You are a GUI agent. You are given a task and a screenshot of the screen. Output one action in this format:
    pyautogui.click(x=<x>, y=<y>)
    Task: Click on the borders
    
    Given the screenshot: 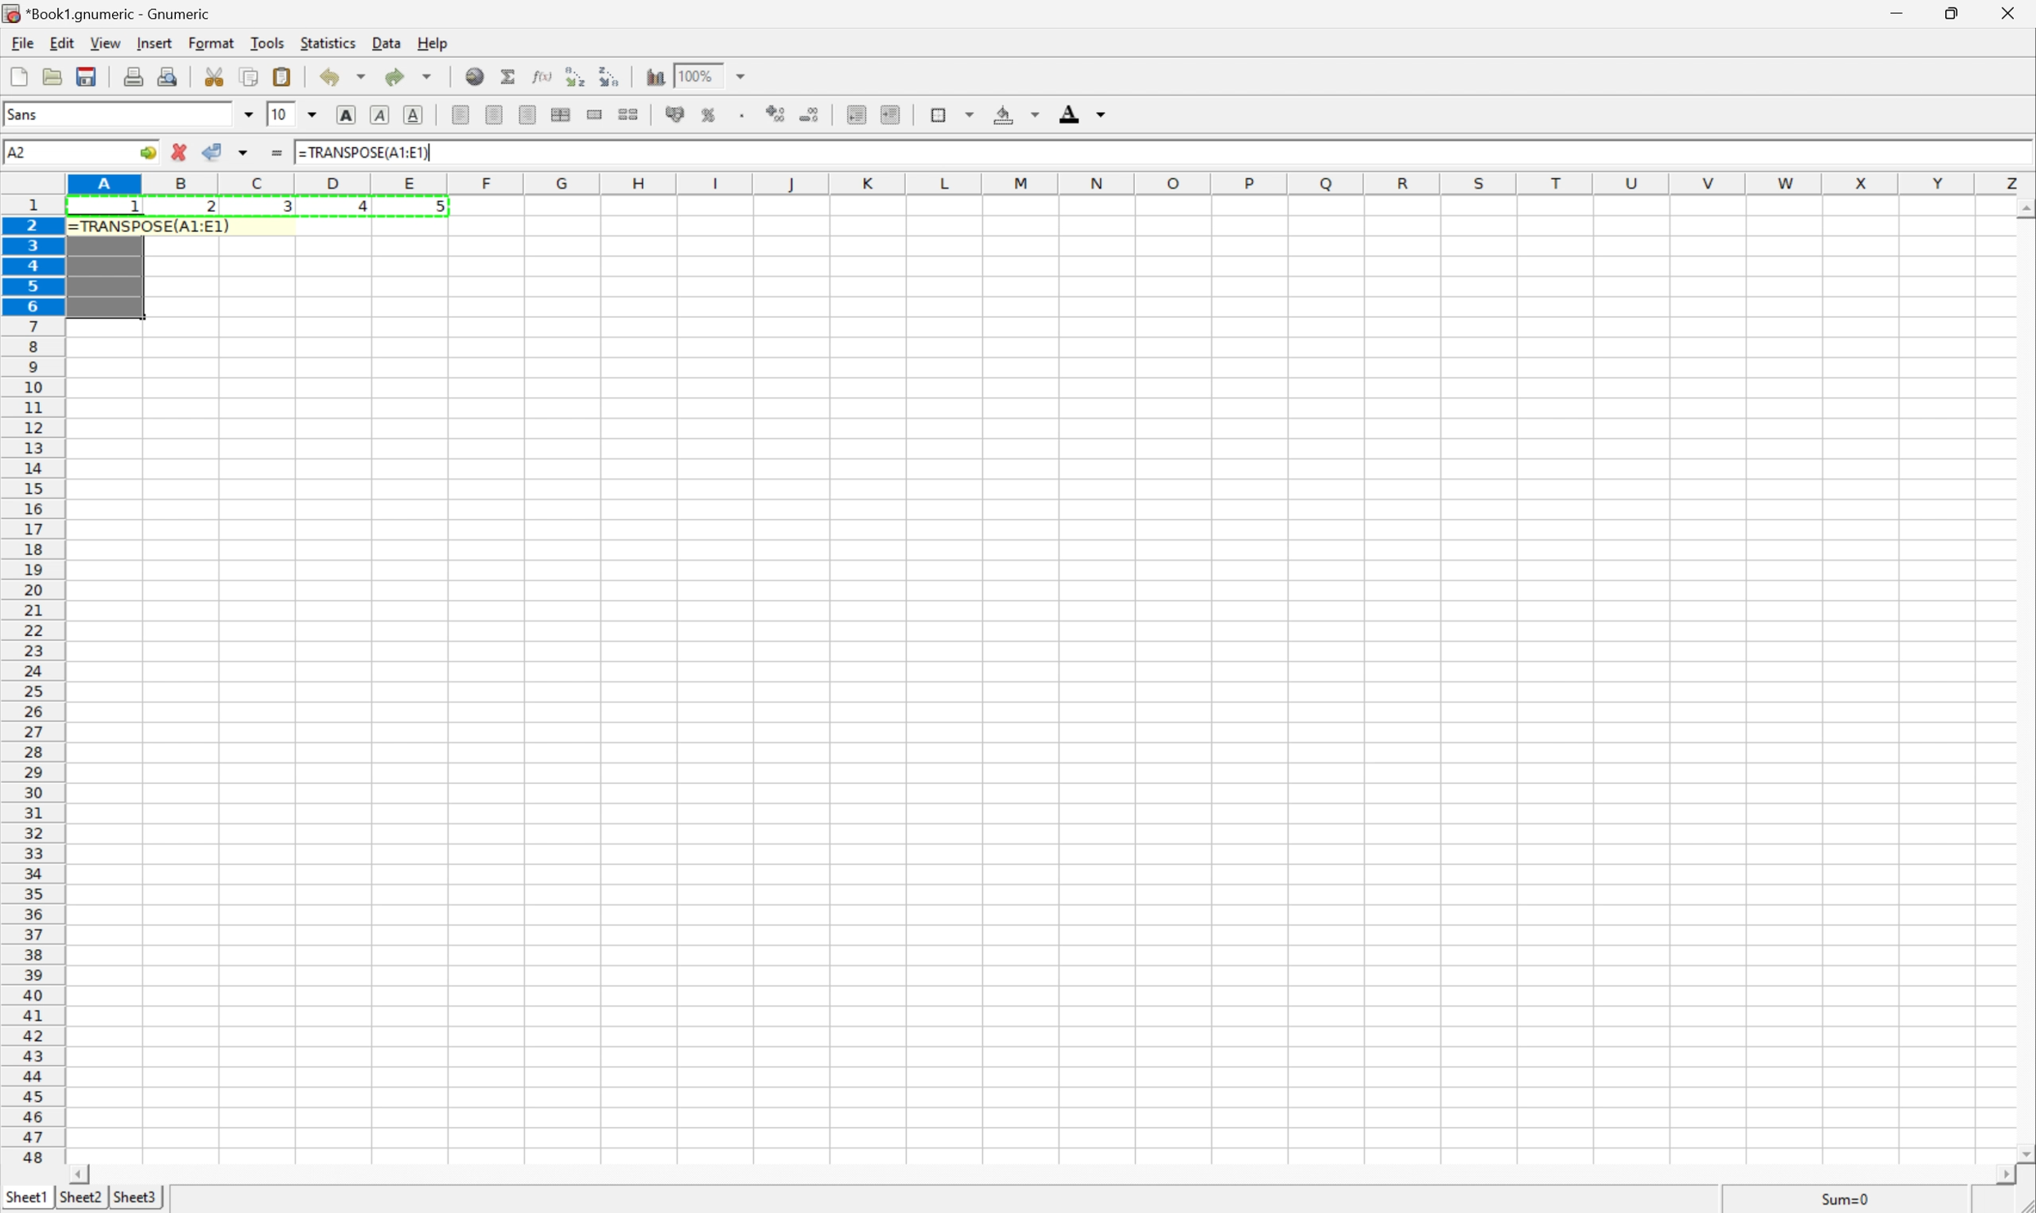 What is the action you would take?
    pyautogui.click(x=953, y=112)
    